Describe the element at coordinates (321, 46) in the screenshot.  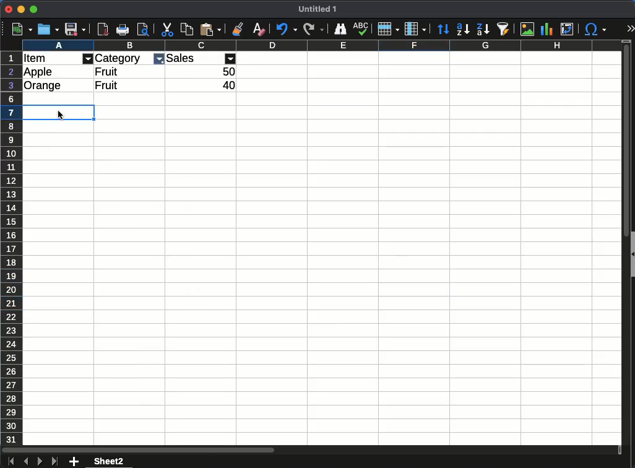
I see `column` at that location.